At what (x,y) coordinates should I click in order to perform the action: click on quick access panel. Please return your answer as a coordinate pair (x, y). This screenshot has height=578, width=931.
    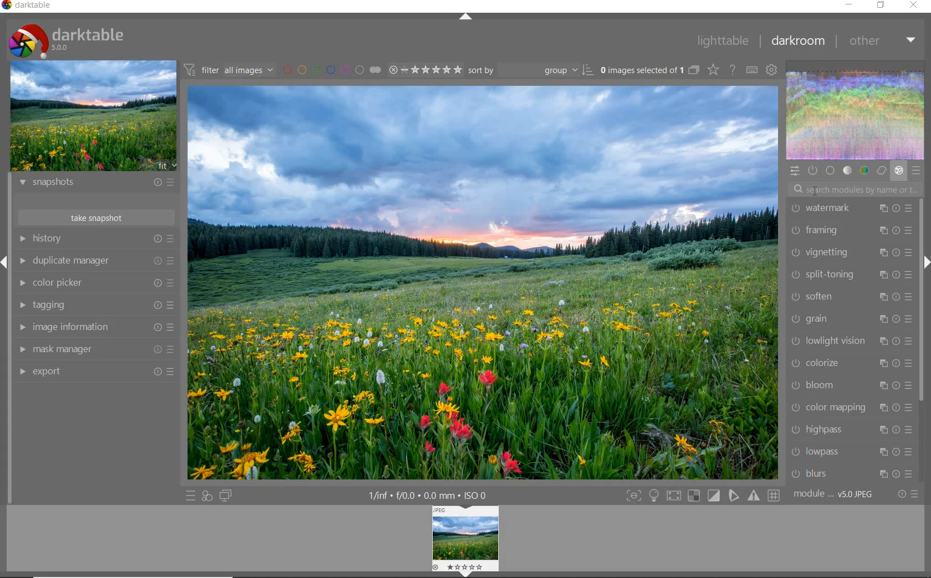
    Looking at the image, I should click on (794, 171).